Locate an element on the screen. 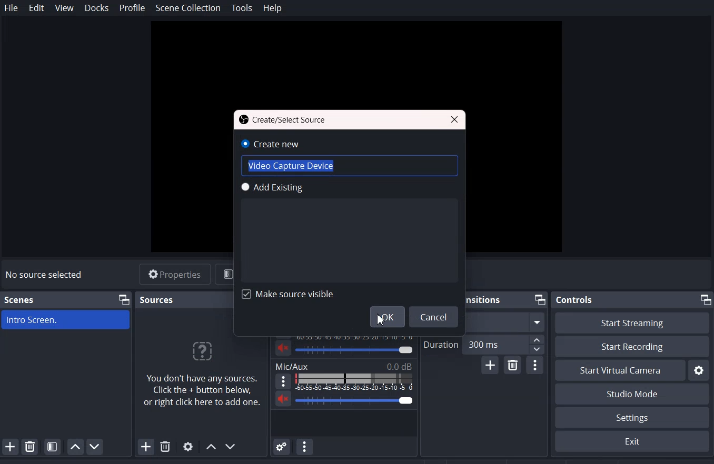  Move Source Up is located at coordinates (210, 447).